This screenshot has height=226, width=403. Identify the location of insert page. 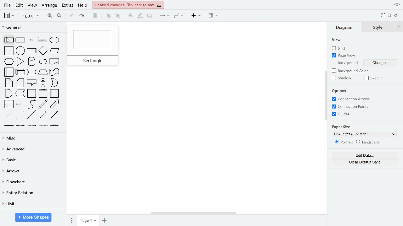
(105, 220).